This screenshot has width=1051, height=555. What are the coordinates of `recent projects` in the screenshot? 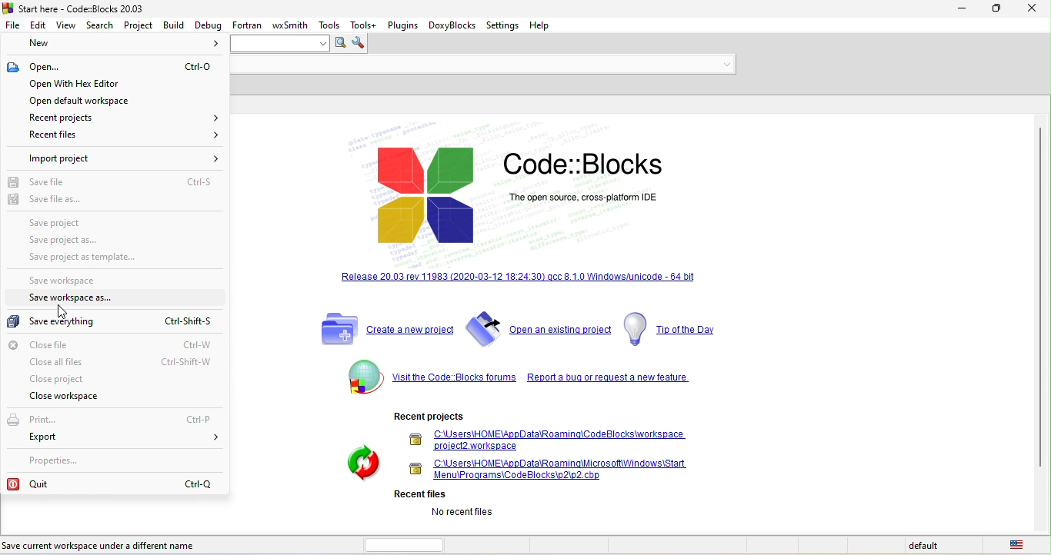 It's located at (118, 117).